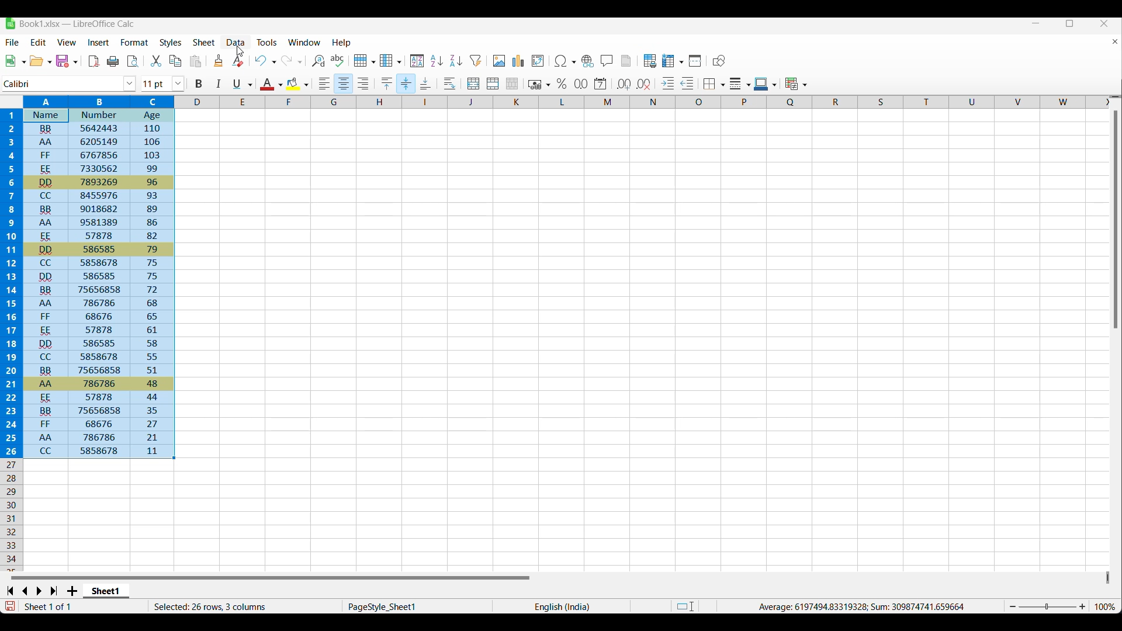  Describe the element at coordinates (417, 61) in the screenshot. I see `Sort` at that location.